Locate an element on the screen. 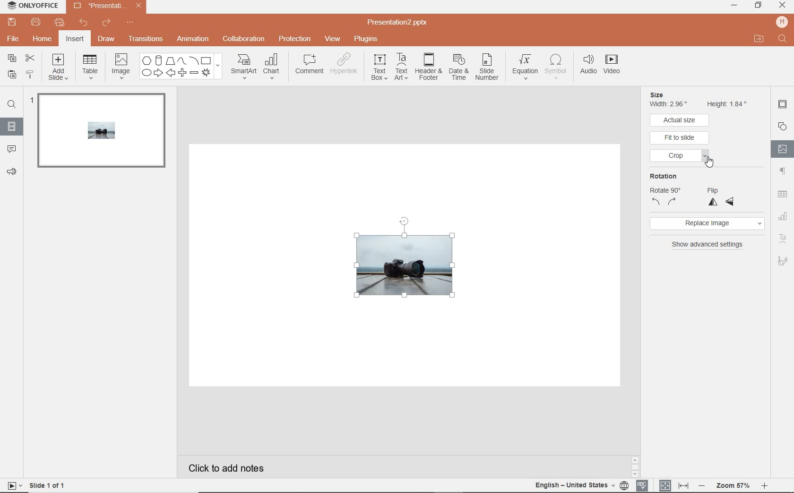 The image size is (794, 493). rotation is located at coordinates (663, 189).